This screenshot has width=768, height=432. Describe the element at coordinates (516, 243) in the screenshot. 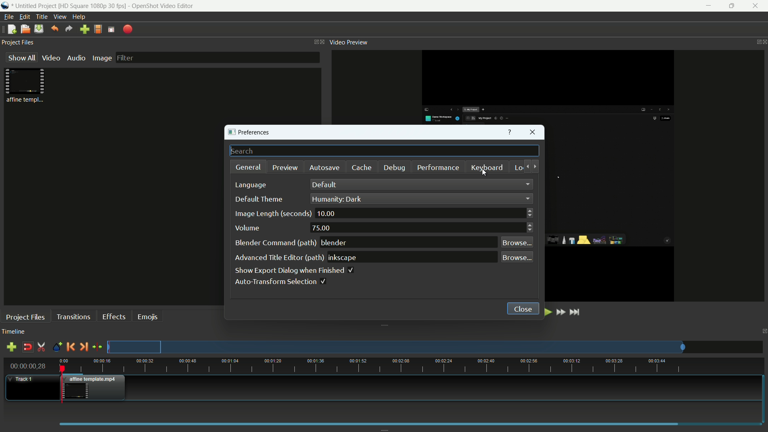

I see `browse` at that location.